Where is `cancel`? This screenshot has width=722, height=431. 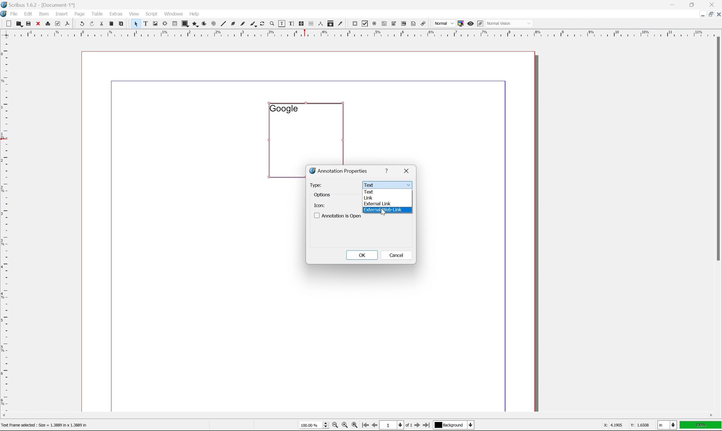 cancel is located at coordinates (396, 256).